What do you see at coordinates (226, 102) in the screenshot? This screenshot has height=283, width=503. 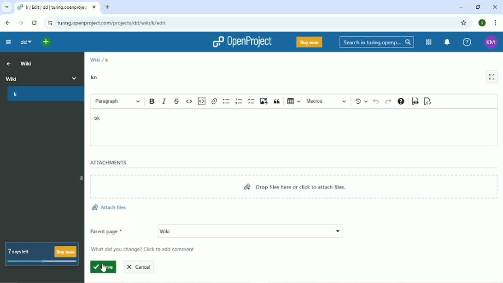 I see `Bulleted list` at bounding box center [226, 102].